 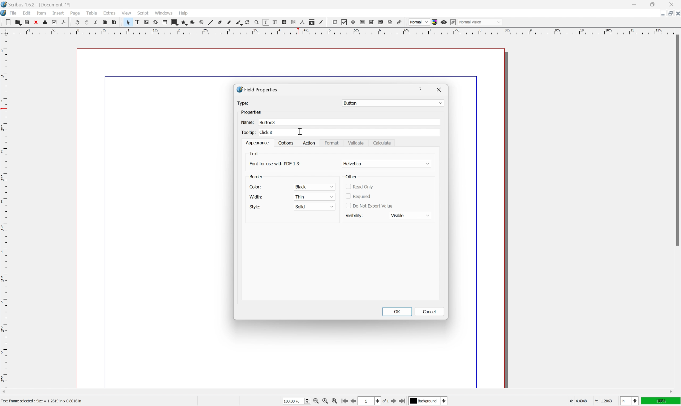 What do you see at coordinates (183, 13) in the screenshot?
I see `help` at bounding box center [183, 13].